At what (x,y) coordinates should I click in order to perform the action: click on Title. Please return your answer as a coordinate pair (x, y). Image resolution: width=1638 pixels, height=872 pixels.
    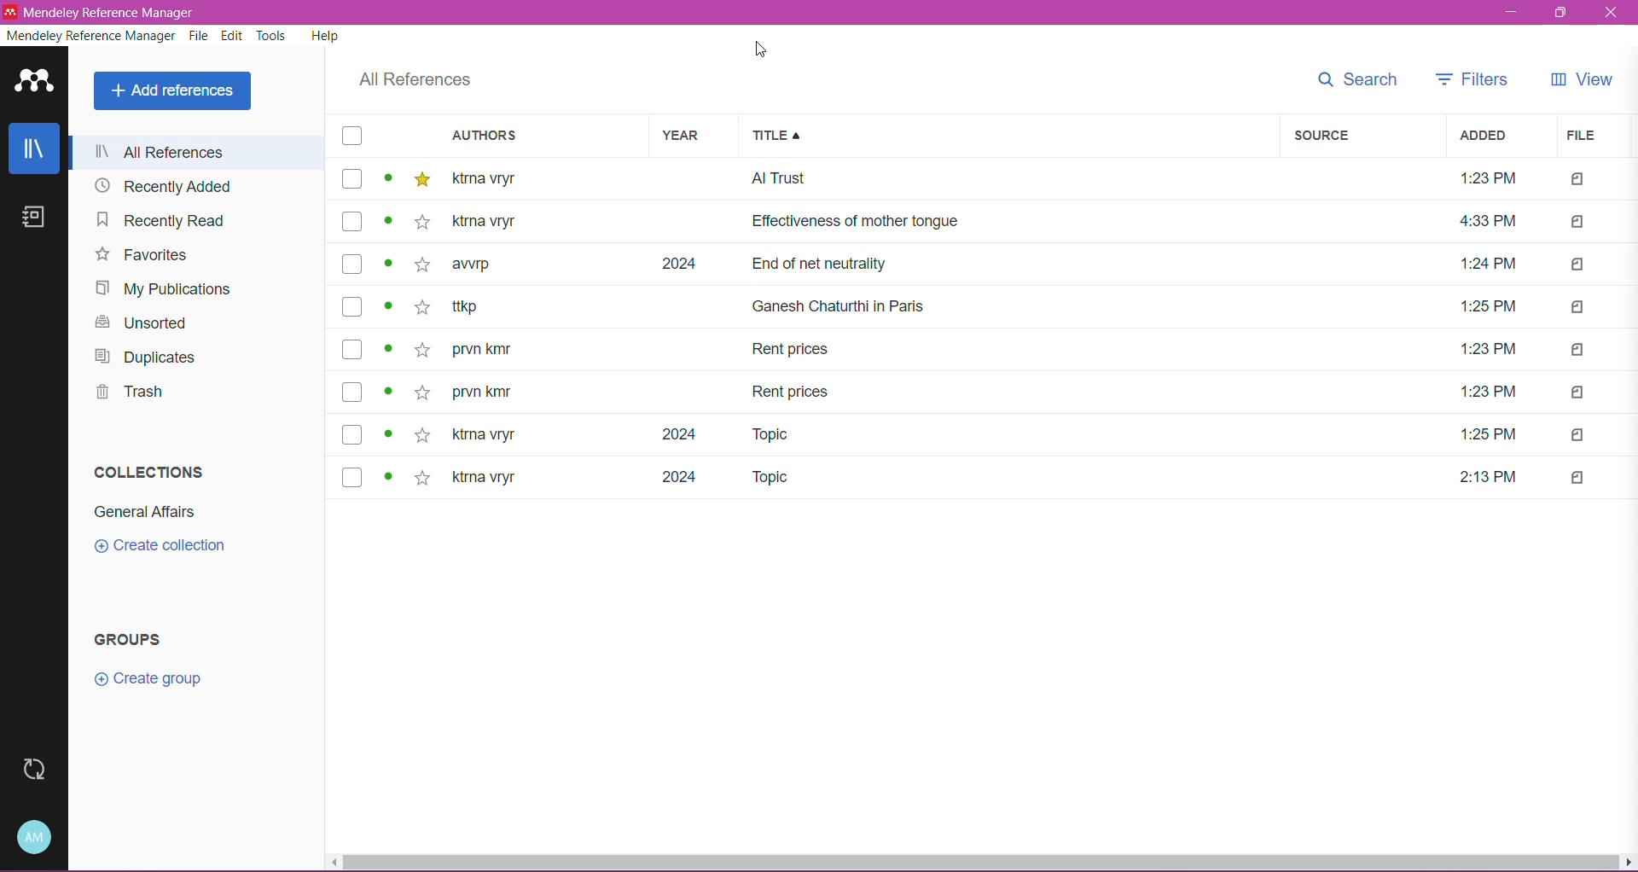
    Looking at the image, I should click on (1012, 136).